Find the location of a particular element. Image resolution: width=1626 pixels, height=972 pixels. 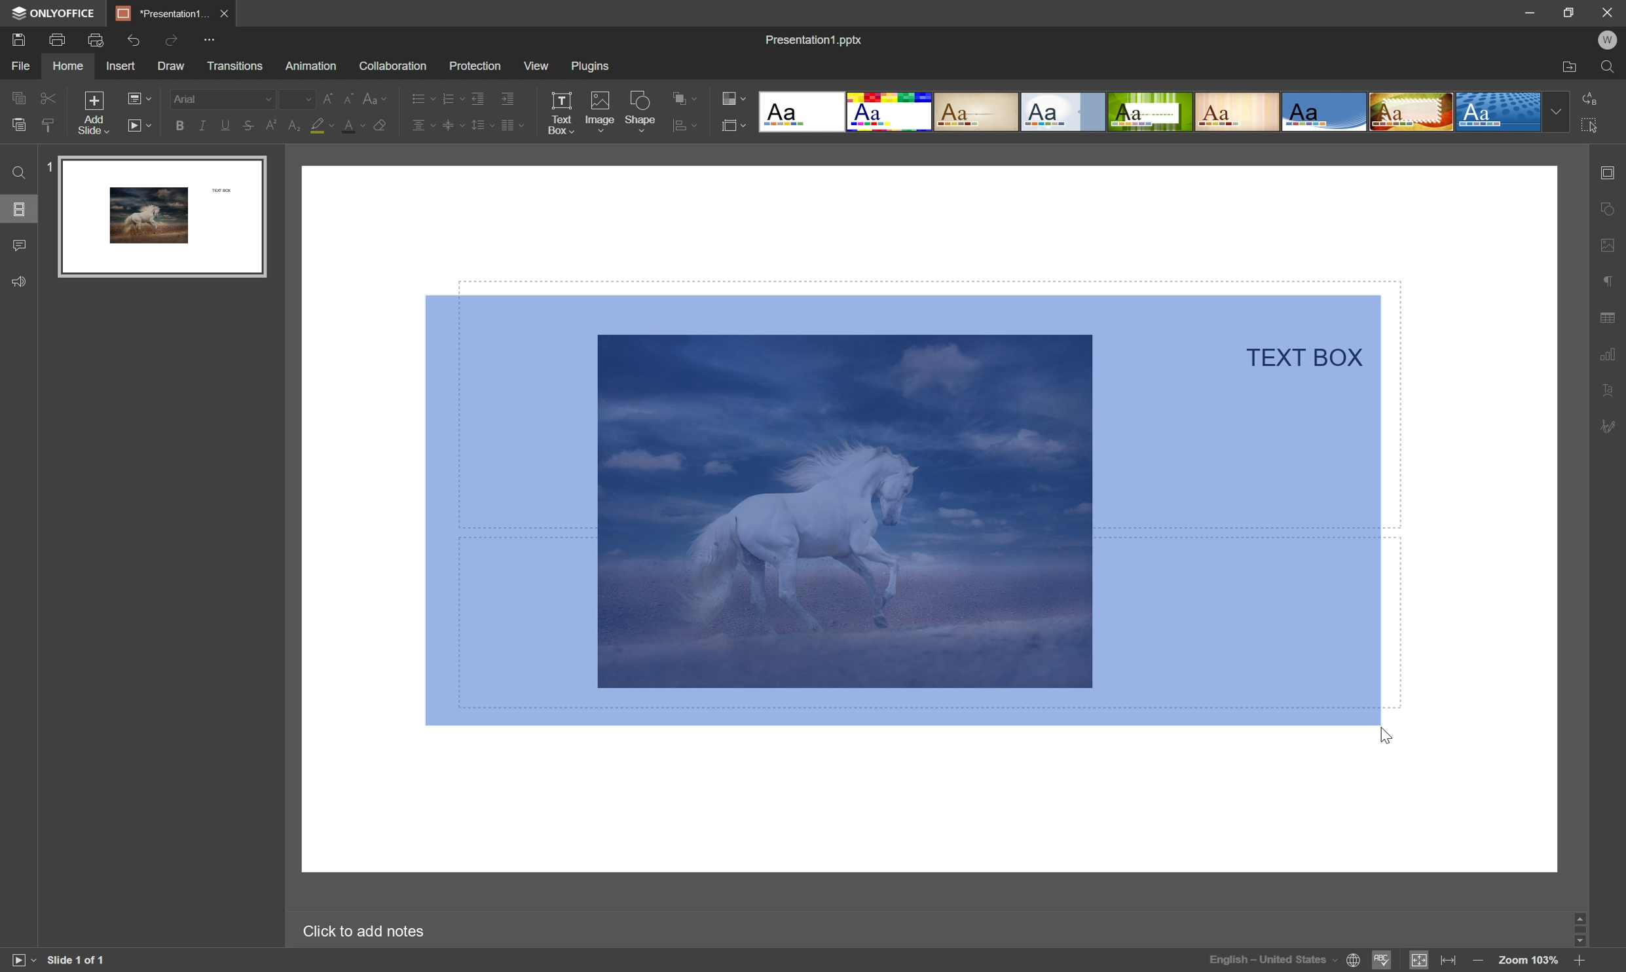

customize quick access toolbar is located at coordinates (217, 38).